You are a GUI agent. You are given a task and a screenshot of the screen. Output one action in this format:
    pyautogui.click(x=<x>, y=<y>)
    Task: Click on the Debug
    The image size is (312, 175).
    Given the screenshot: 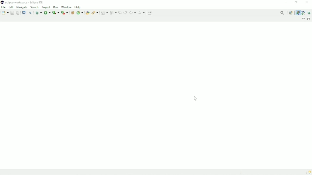 What is the action you would take?
    pyautogui.click(x=309, y=13)
    